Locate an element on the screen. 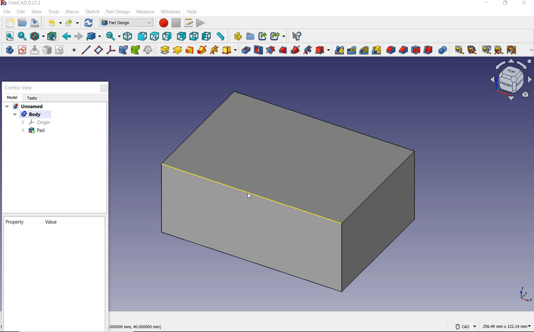 This screenshot has width=534, height=332. edit is located at coordinates (21, 12).